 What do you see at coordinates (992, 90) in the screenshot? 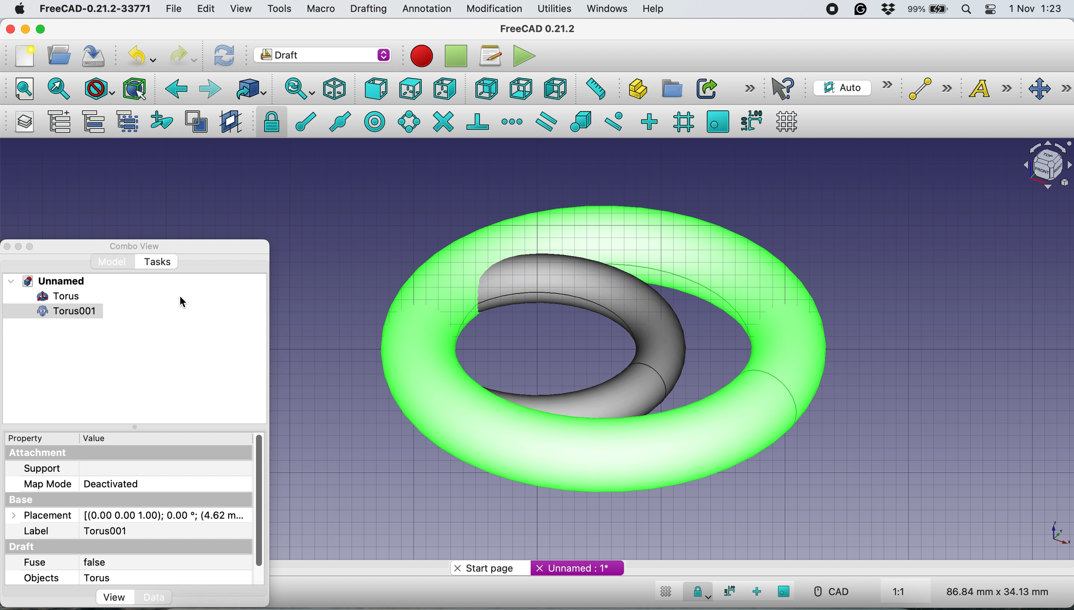
I see `text` at bounding box center [992, 90].